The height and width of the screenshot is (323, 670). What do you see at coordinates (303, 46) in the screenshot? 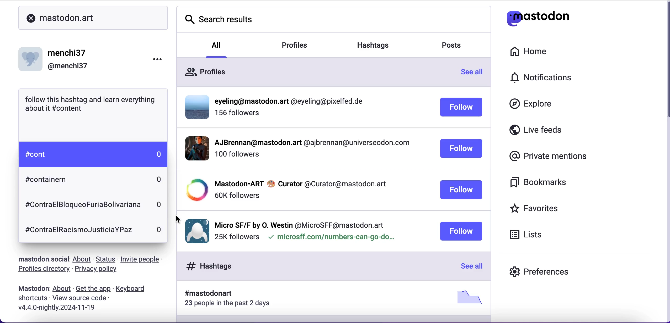
I see `profiles` at bounding box center [303, 46].